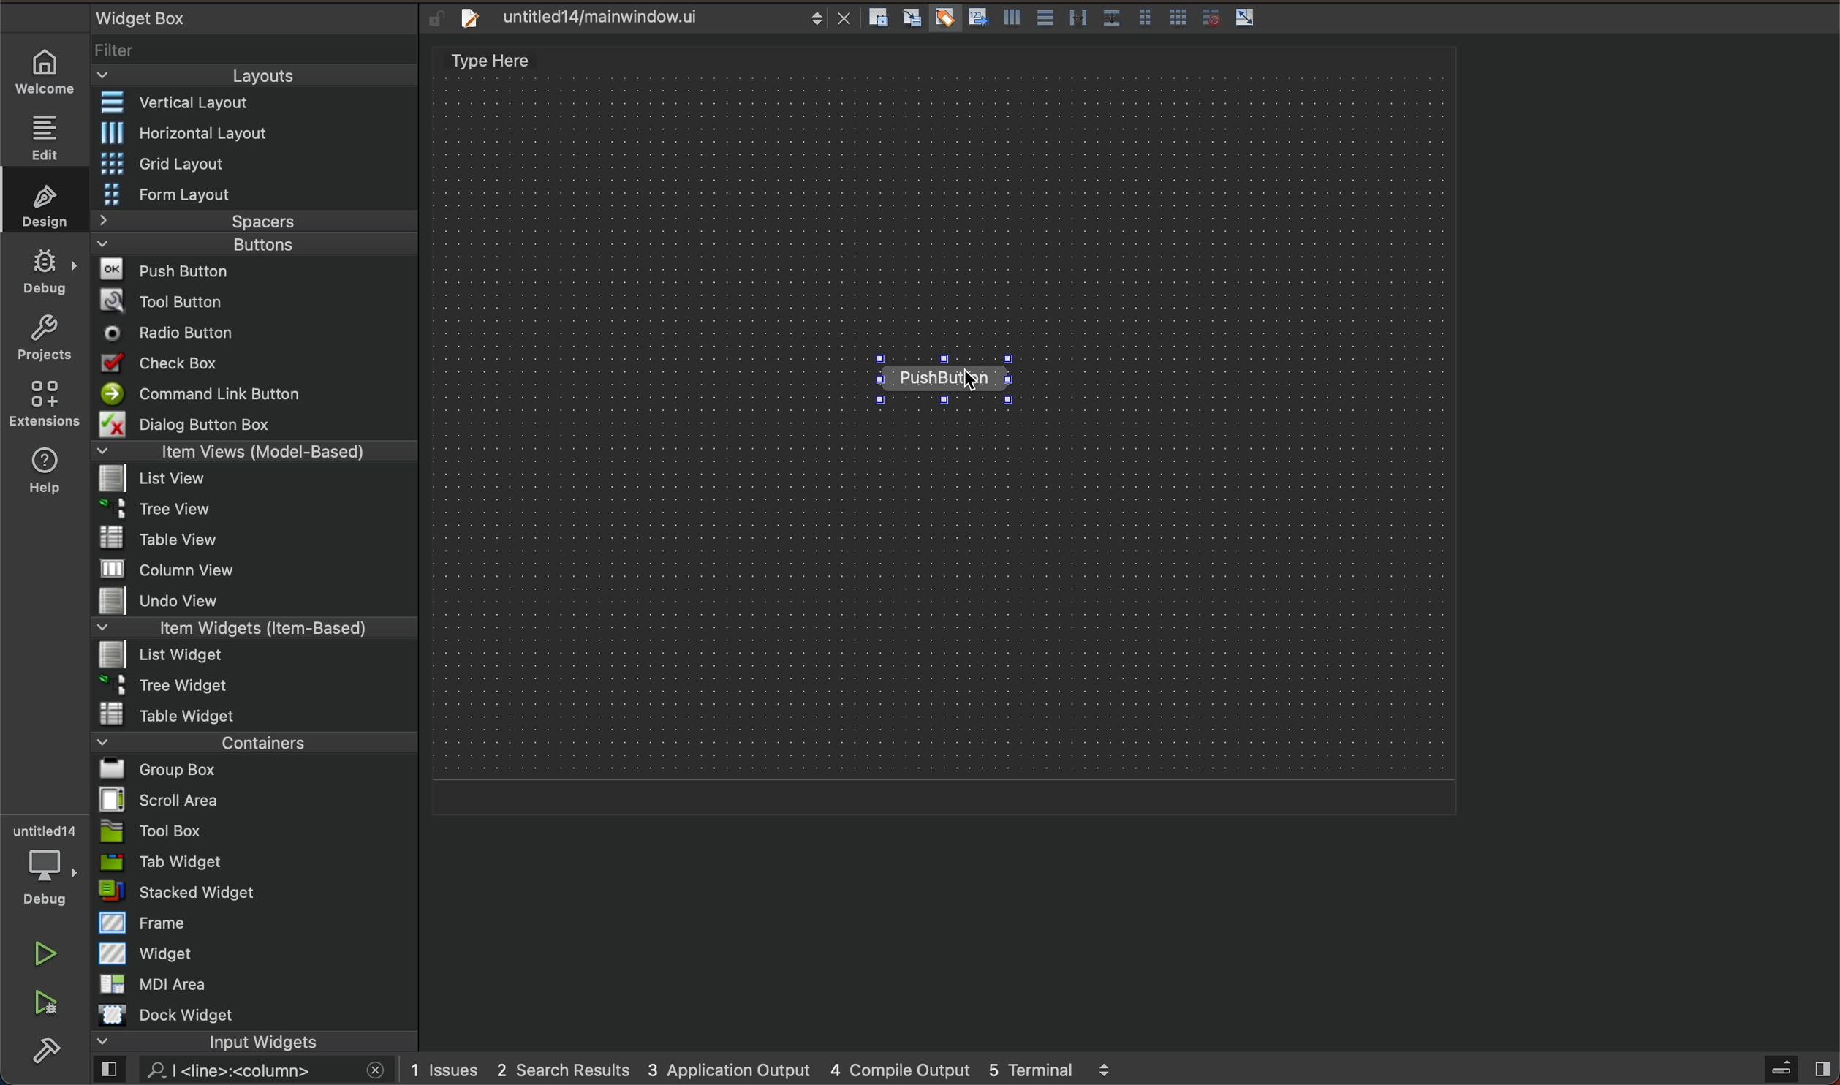 This screenshot has width=1840, height=1085. What do you see at coordinates (258, 222) in the screenshot?
I see `spacers` at bounding box center [258, 222].